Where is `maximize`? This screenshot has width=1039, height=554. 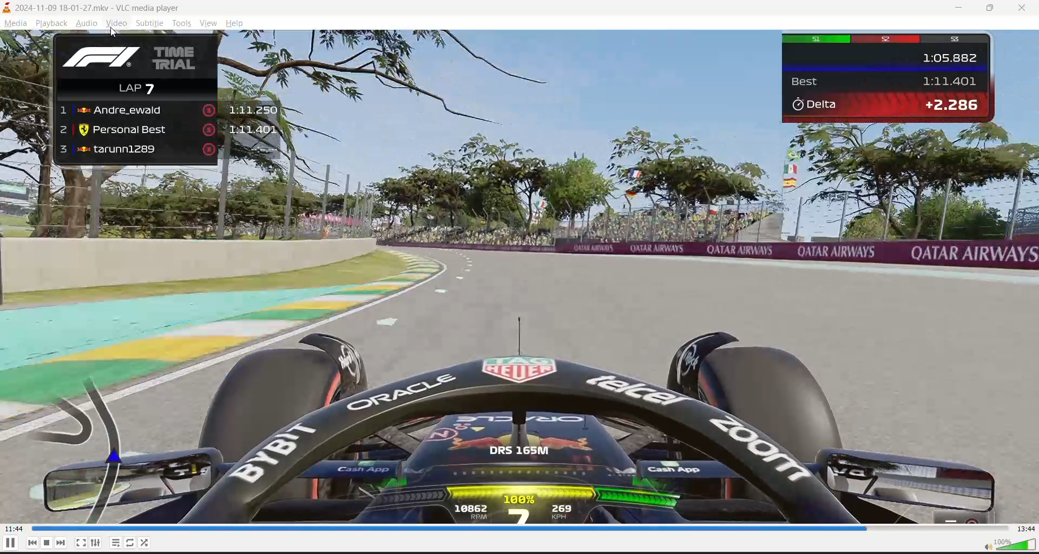 maximize is located at coordinates (994, 8).